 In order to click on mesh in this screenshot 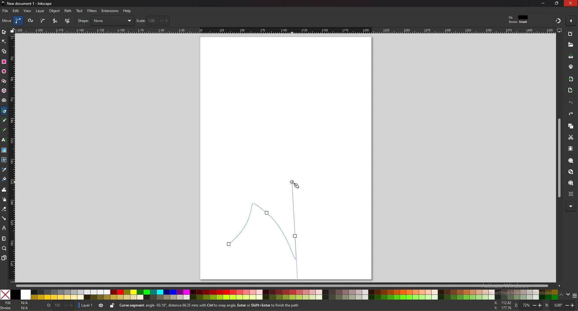, I will do `click(4, 160)`.